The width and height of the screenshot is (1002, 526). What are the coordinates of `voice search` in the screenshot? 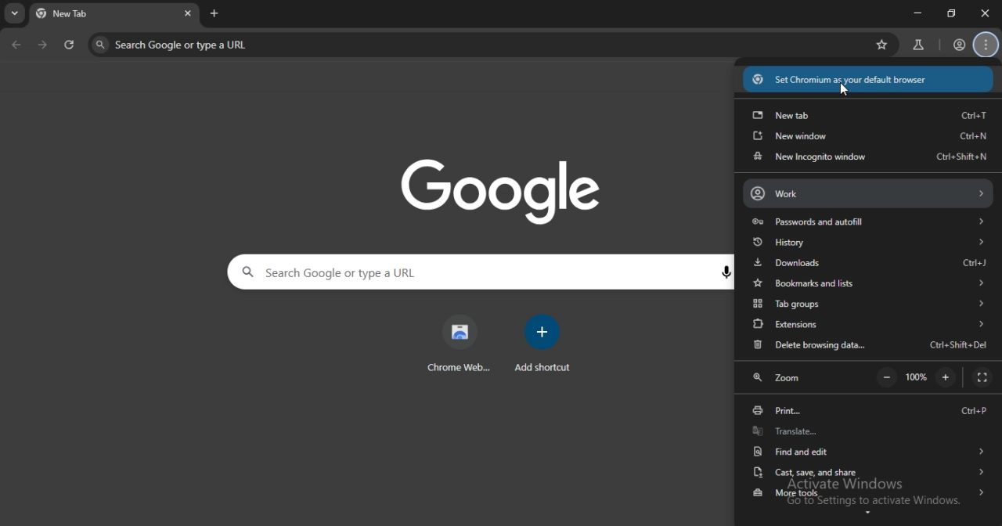 It's located at (724, 272).